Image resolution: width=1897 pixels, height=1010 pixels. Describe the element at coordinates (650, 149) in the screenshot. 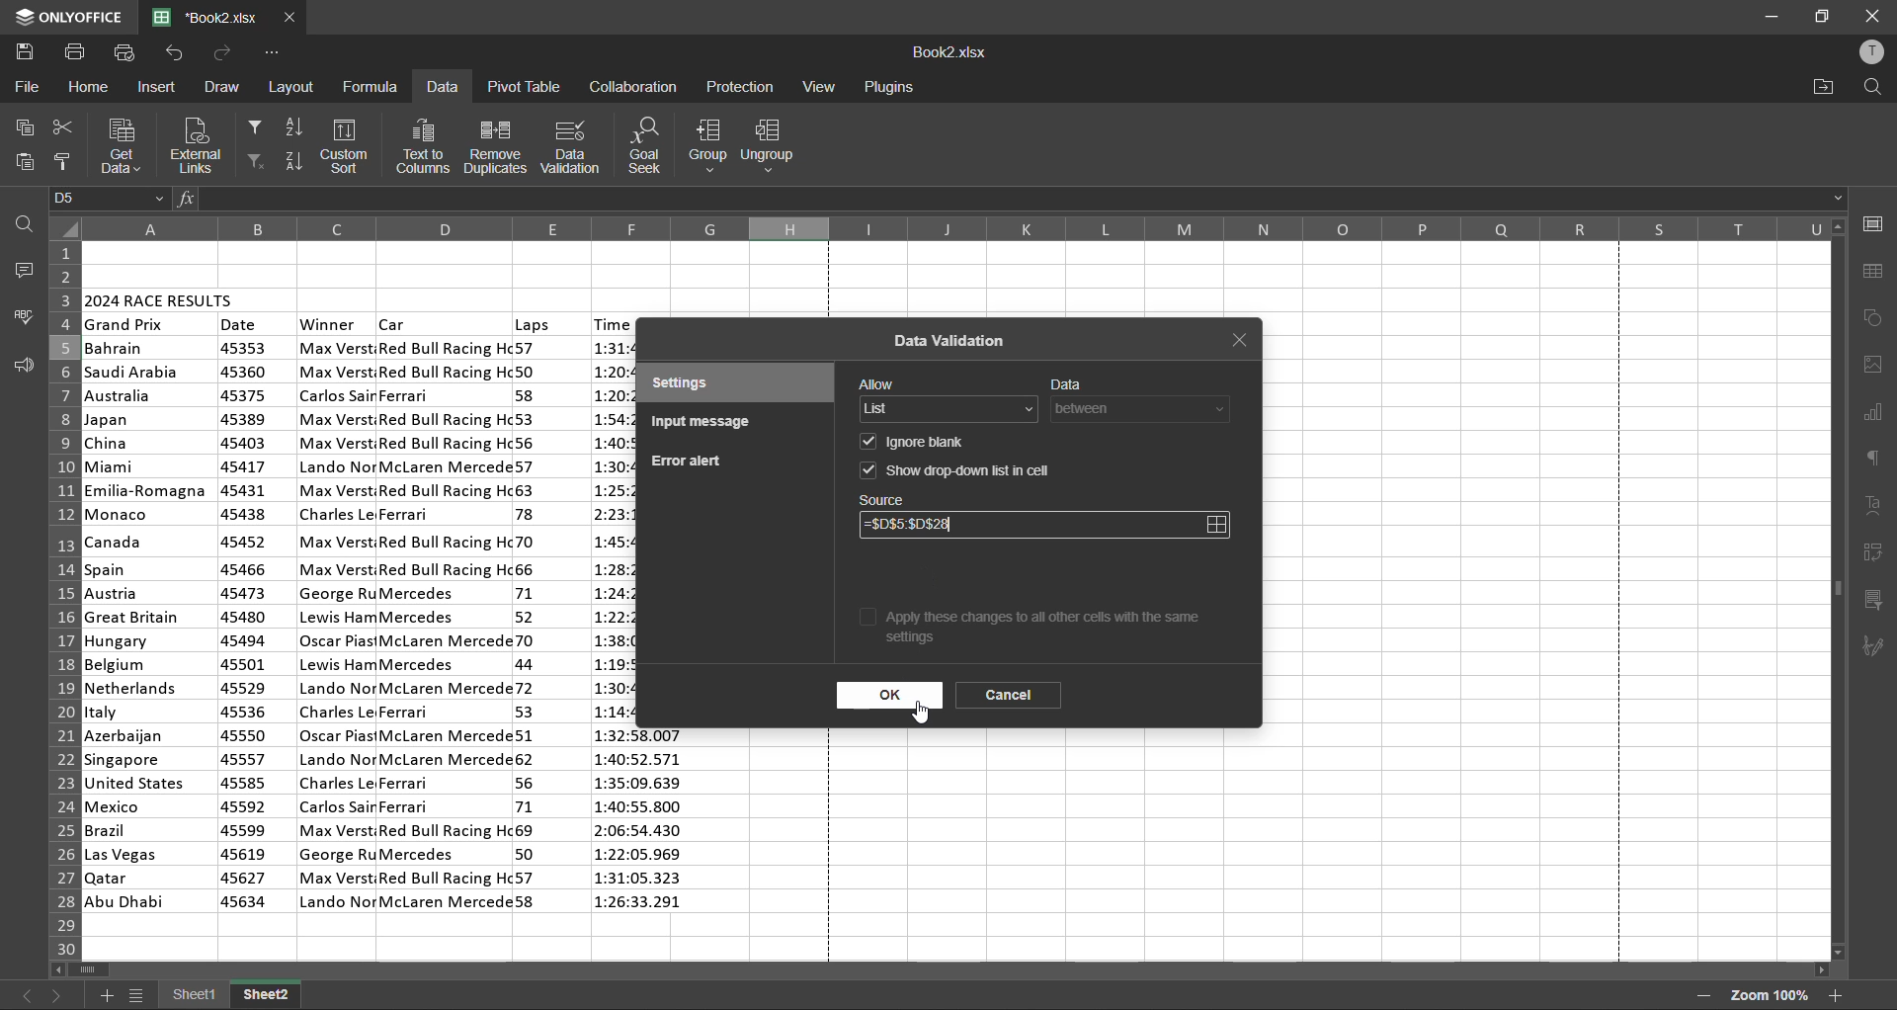

I see `goal seek` at that location.